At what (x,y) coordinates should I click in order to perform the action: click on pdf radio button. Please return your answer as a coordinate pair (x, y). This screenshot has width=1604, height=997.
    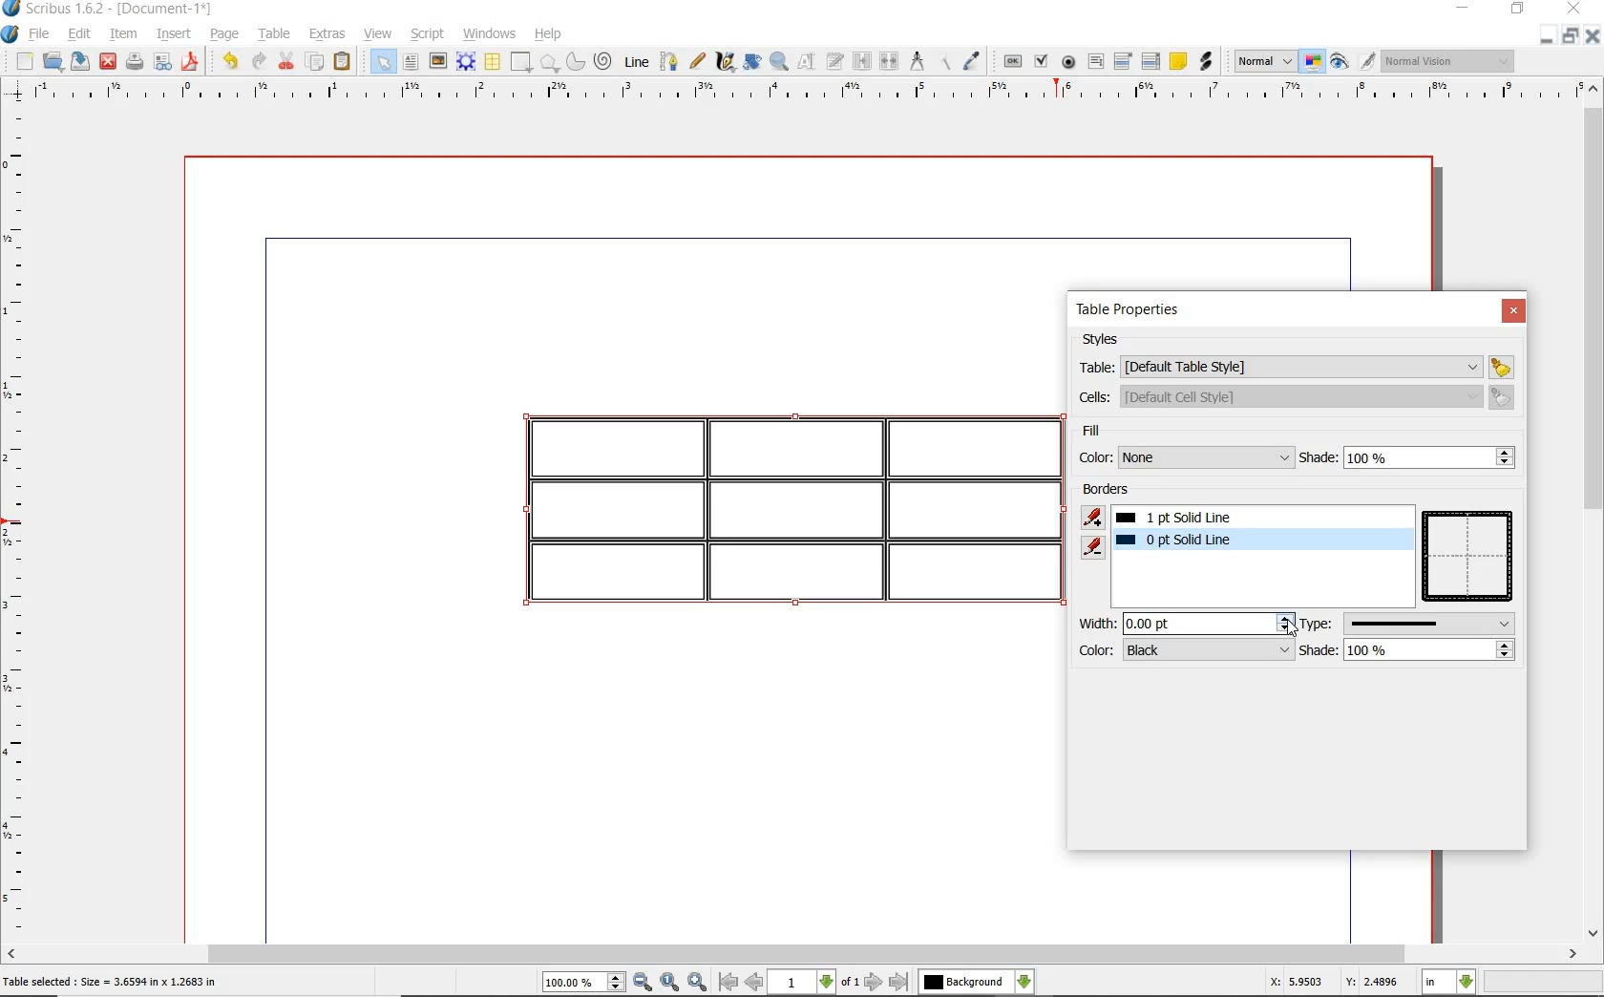
    Looking at the image, I should click on (1069, 63).